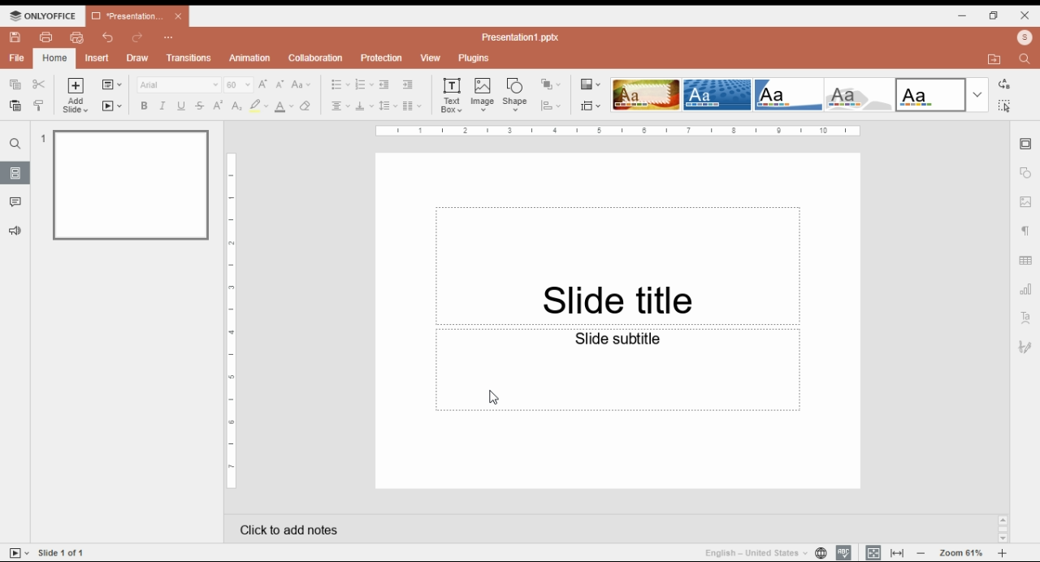 The width and height of the screenshot is (1040, 562). Describe the element at coordinates (15, 202) in the screenshot. I see `comments` at that location.